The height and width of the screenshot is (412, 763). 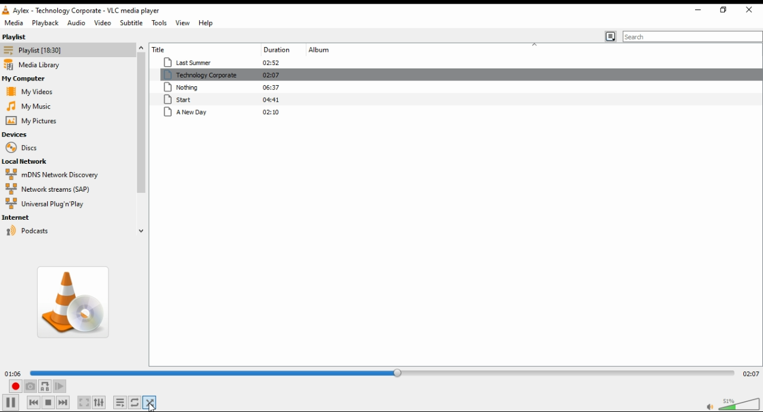 I want to click on duration, so click(x=277, y=49).